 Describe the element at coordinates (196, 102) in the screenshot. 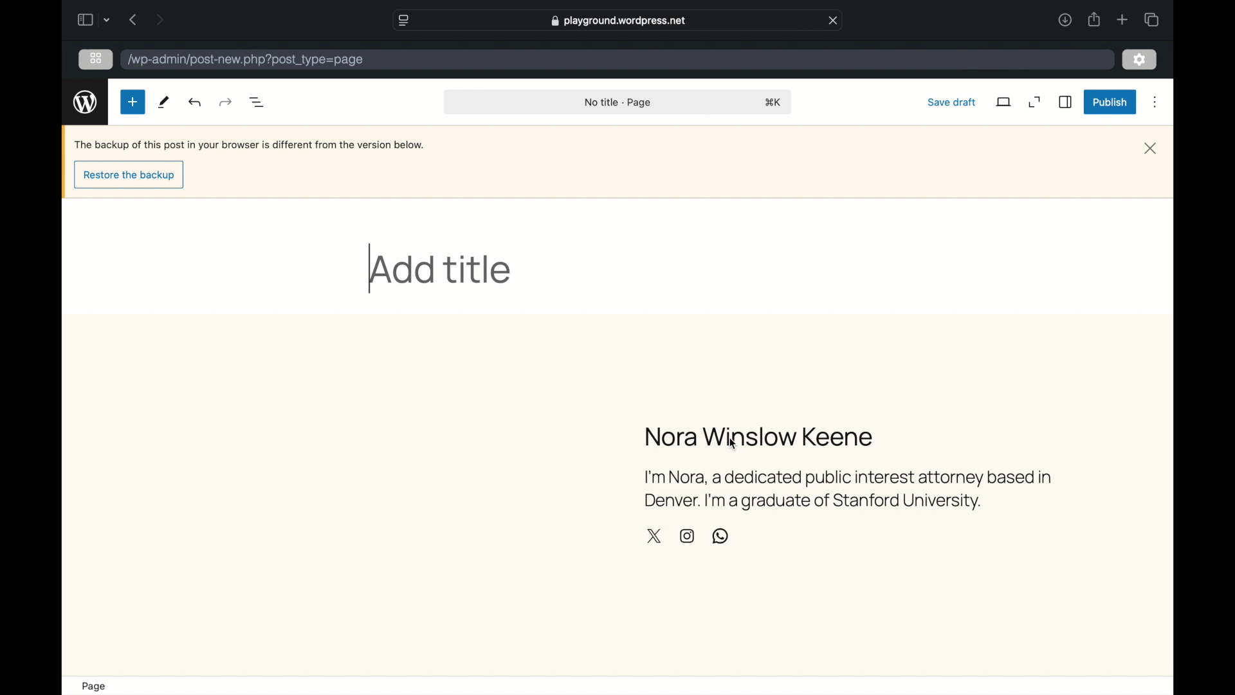

I see `redo` at that location.